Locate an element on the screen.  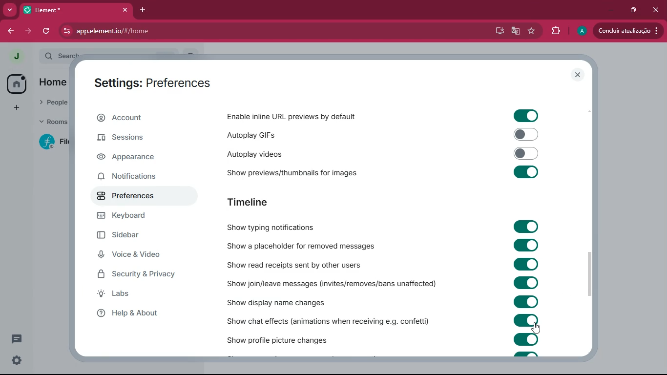
forward is located at coordinates (29, 31).